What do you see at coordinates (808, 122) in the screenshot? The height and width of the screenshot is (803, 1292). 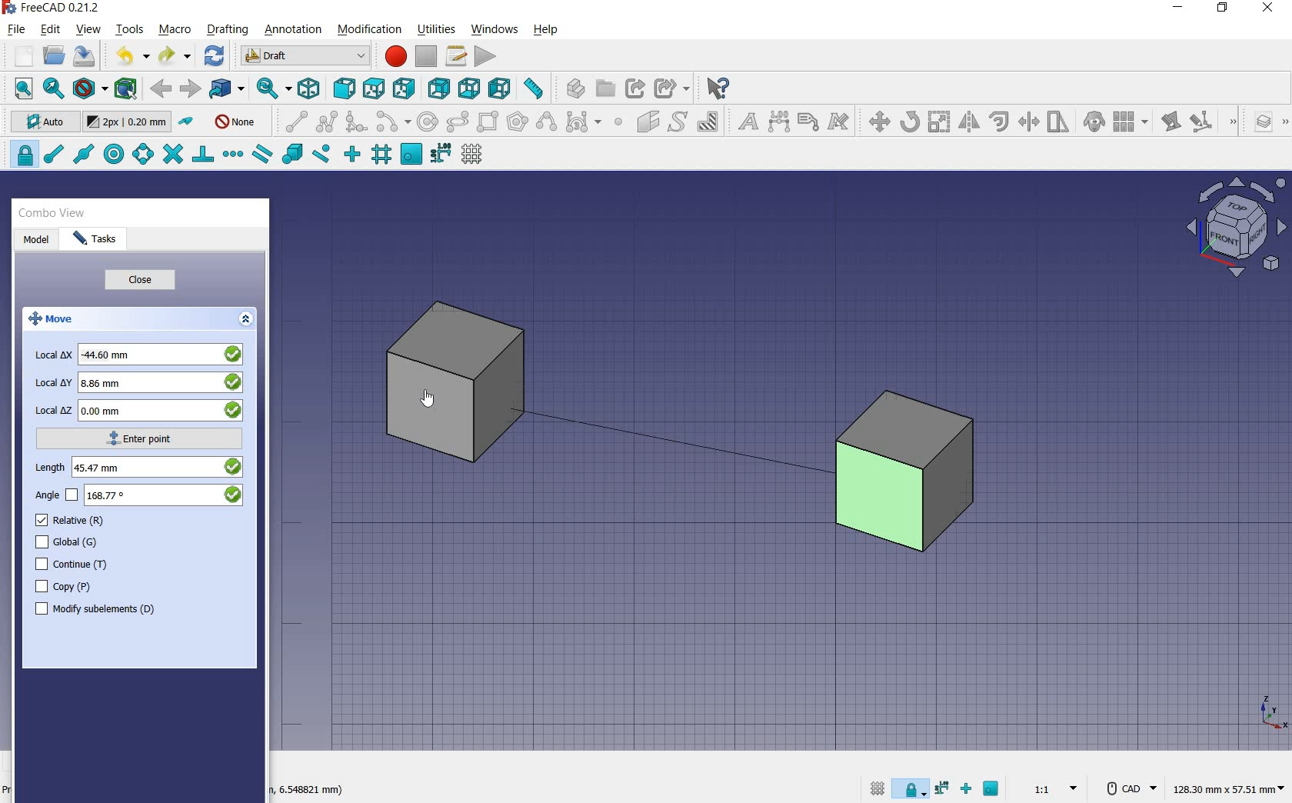 I see `label` at bounding box center [808, 122].